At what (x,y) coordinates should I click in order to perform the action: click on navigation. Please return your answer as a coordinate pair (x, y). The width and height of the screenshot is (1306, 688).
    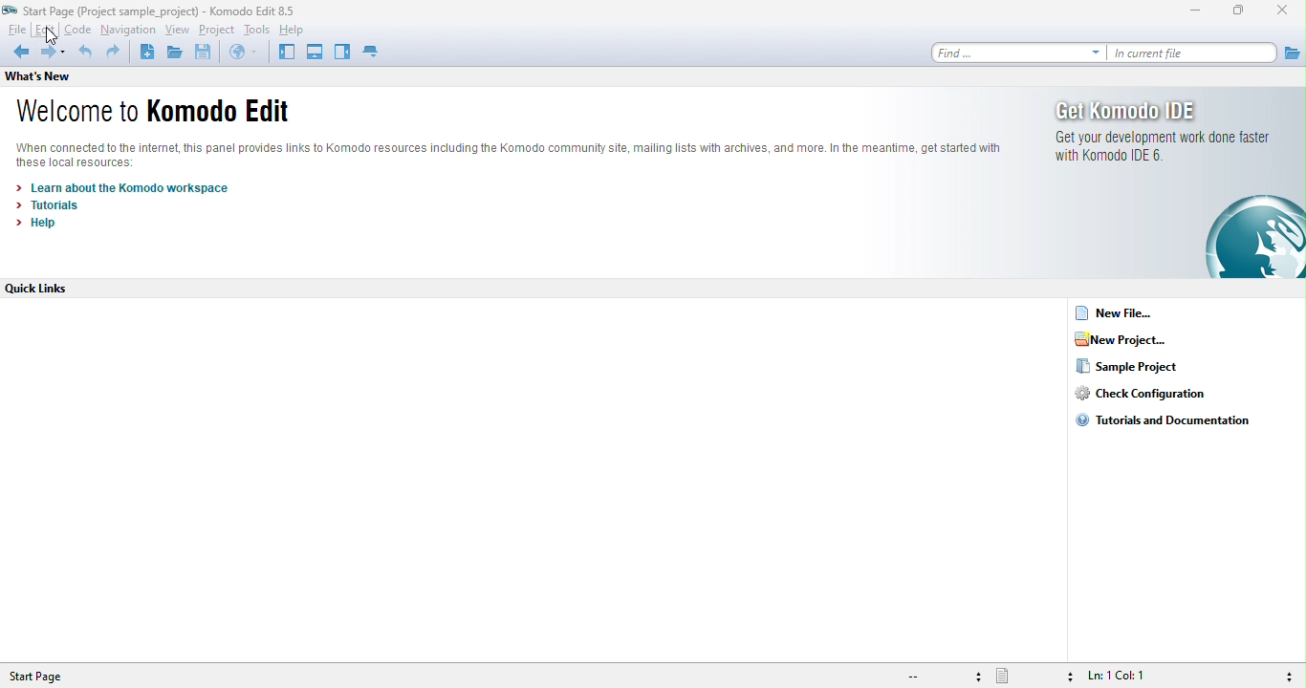
    Looking at the image, I should click on (128, 31).